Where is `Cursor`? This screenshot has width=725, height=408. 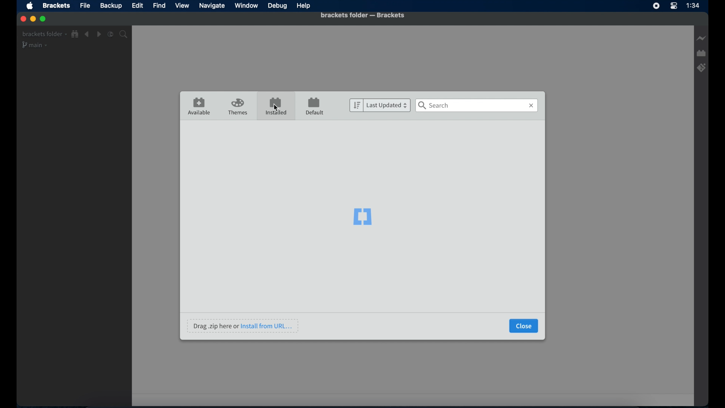 Cursor is located at coordinates (277, 107).